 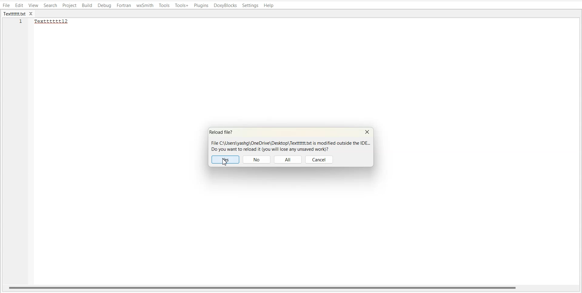 I want to click on Textttttt.txt, so click(x=15, y=14).